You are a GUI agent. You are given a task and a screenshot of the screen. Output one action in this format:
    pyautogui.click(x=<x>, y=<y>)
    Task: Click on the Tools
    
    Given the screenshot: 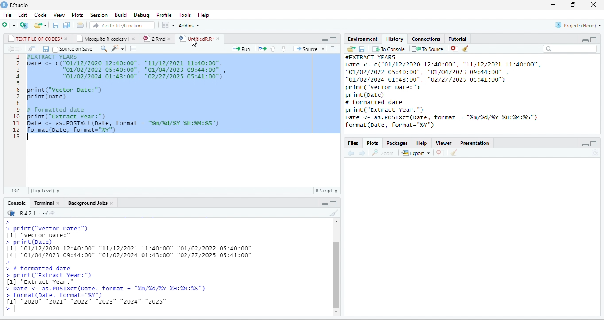 What is the action you would take?
    pyautogui.click(x=186, y=15)
    